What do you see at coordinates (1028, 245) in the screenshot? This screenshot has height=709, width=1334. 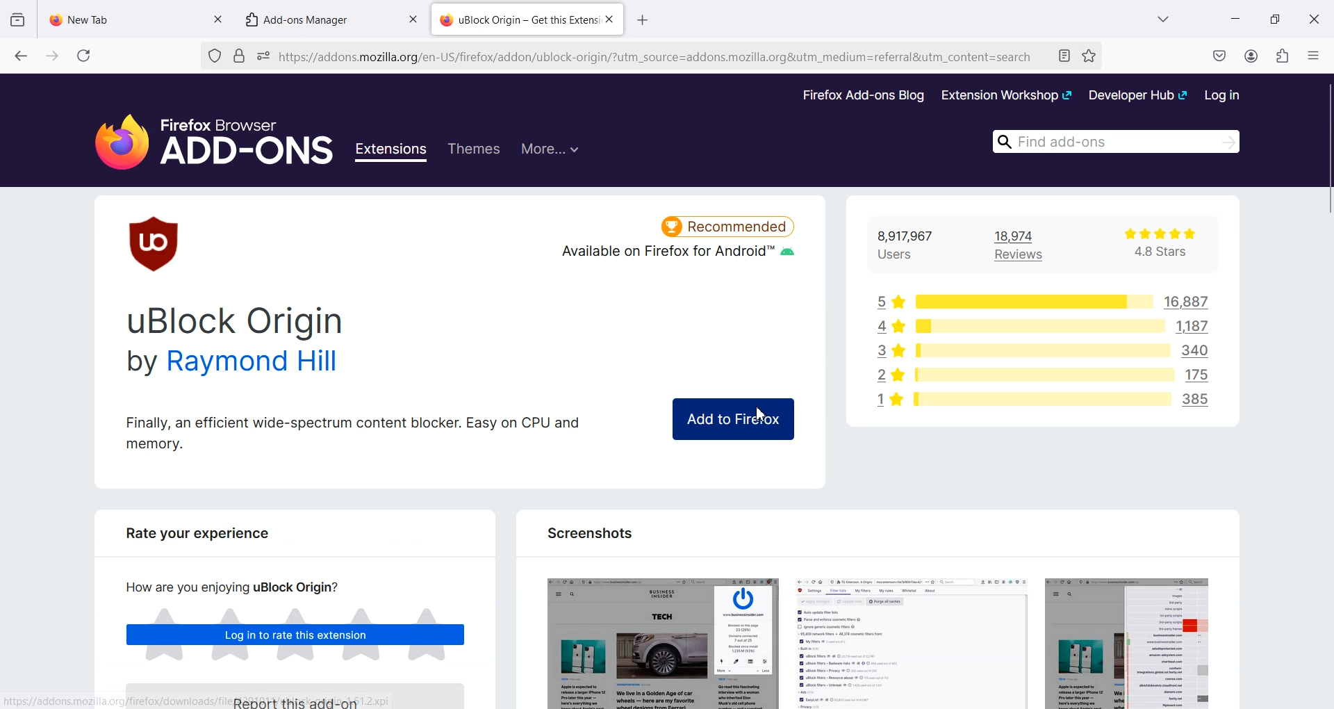 I see `18,974 Review` at bounding box center [1028, 245].